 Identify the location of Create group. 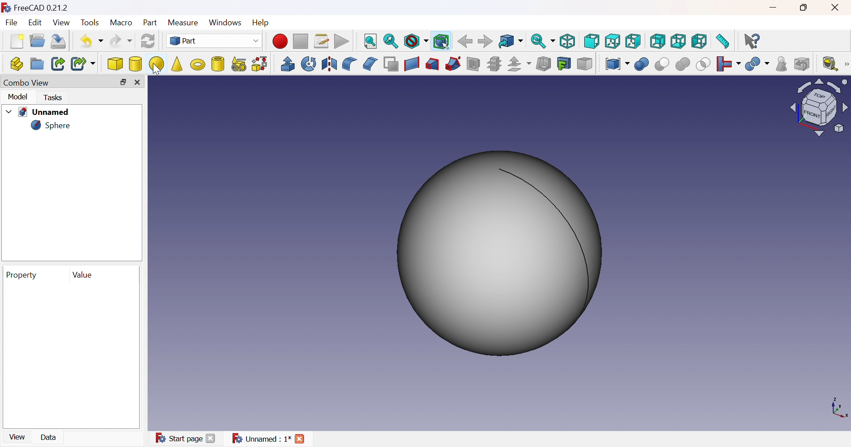
(37, 64).